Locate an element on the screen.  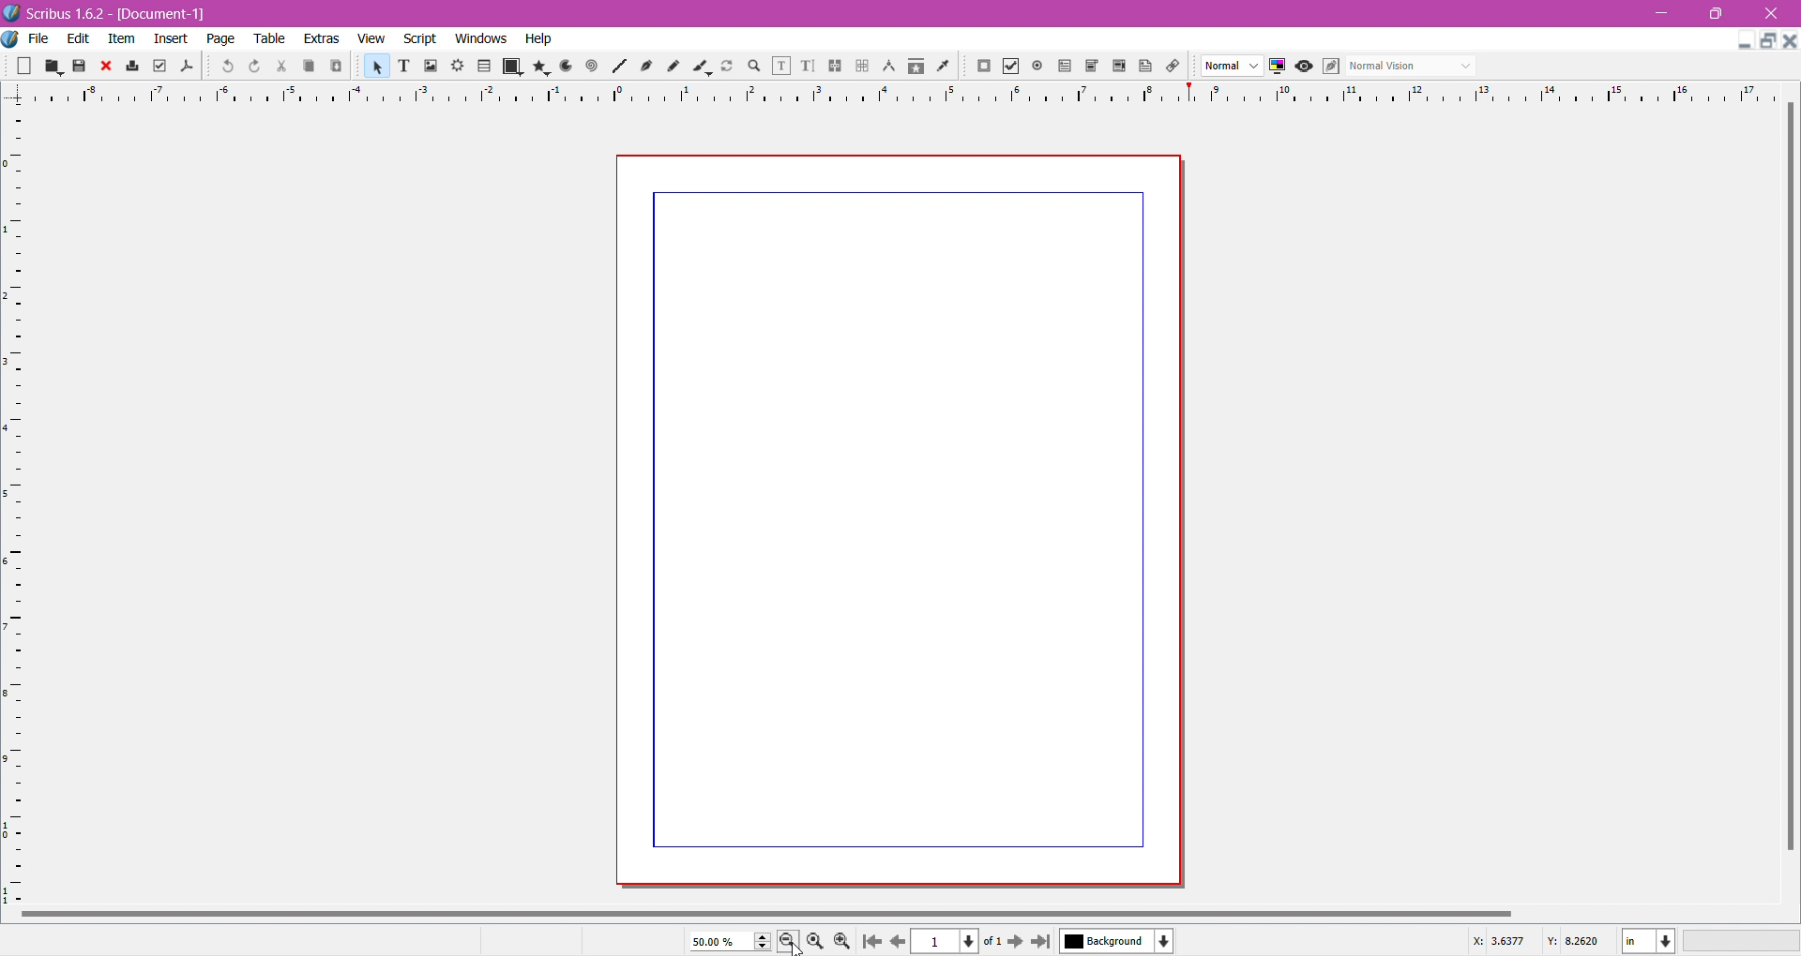
Windows is located at coordinates (481, 38).